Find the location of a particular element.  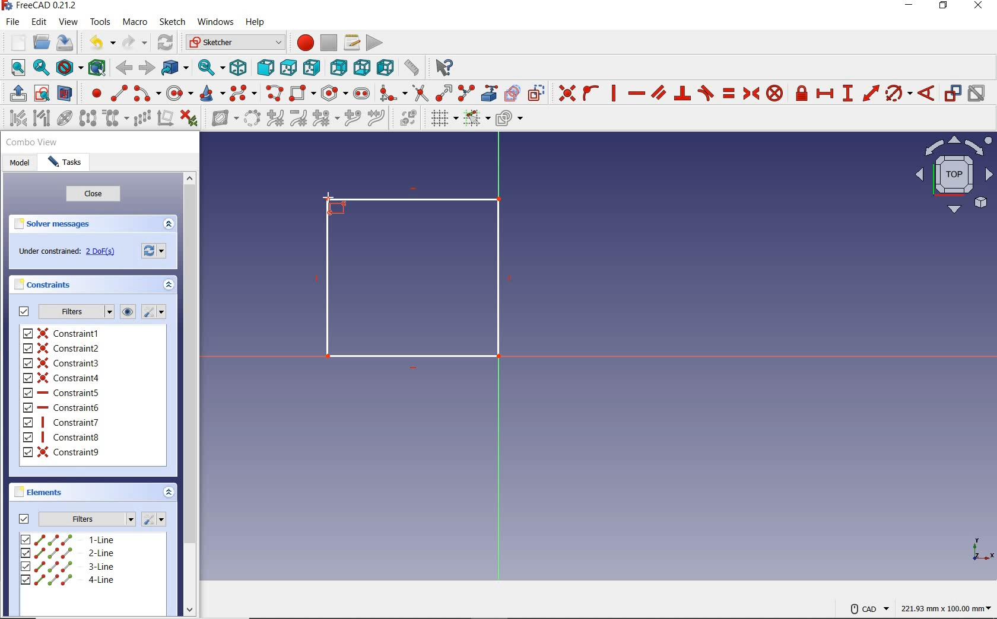

bottom is located at coordinates (363, 67).